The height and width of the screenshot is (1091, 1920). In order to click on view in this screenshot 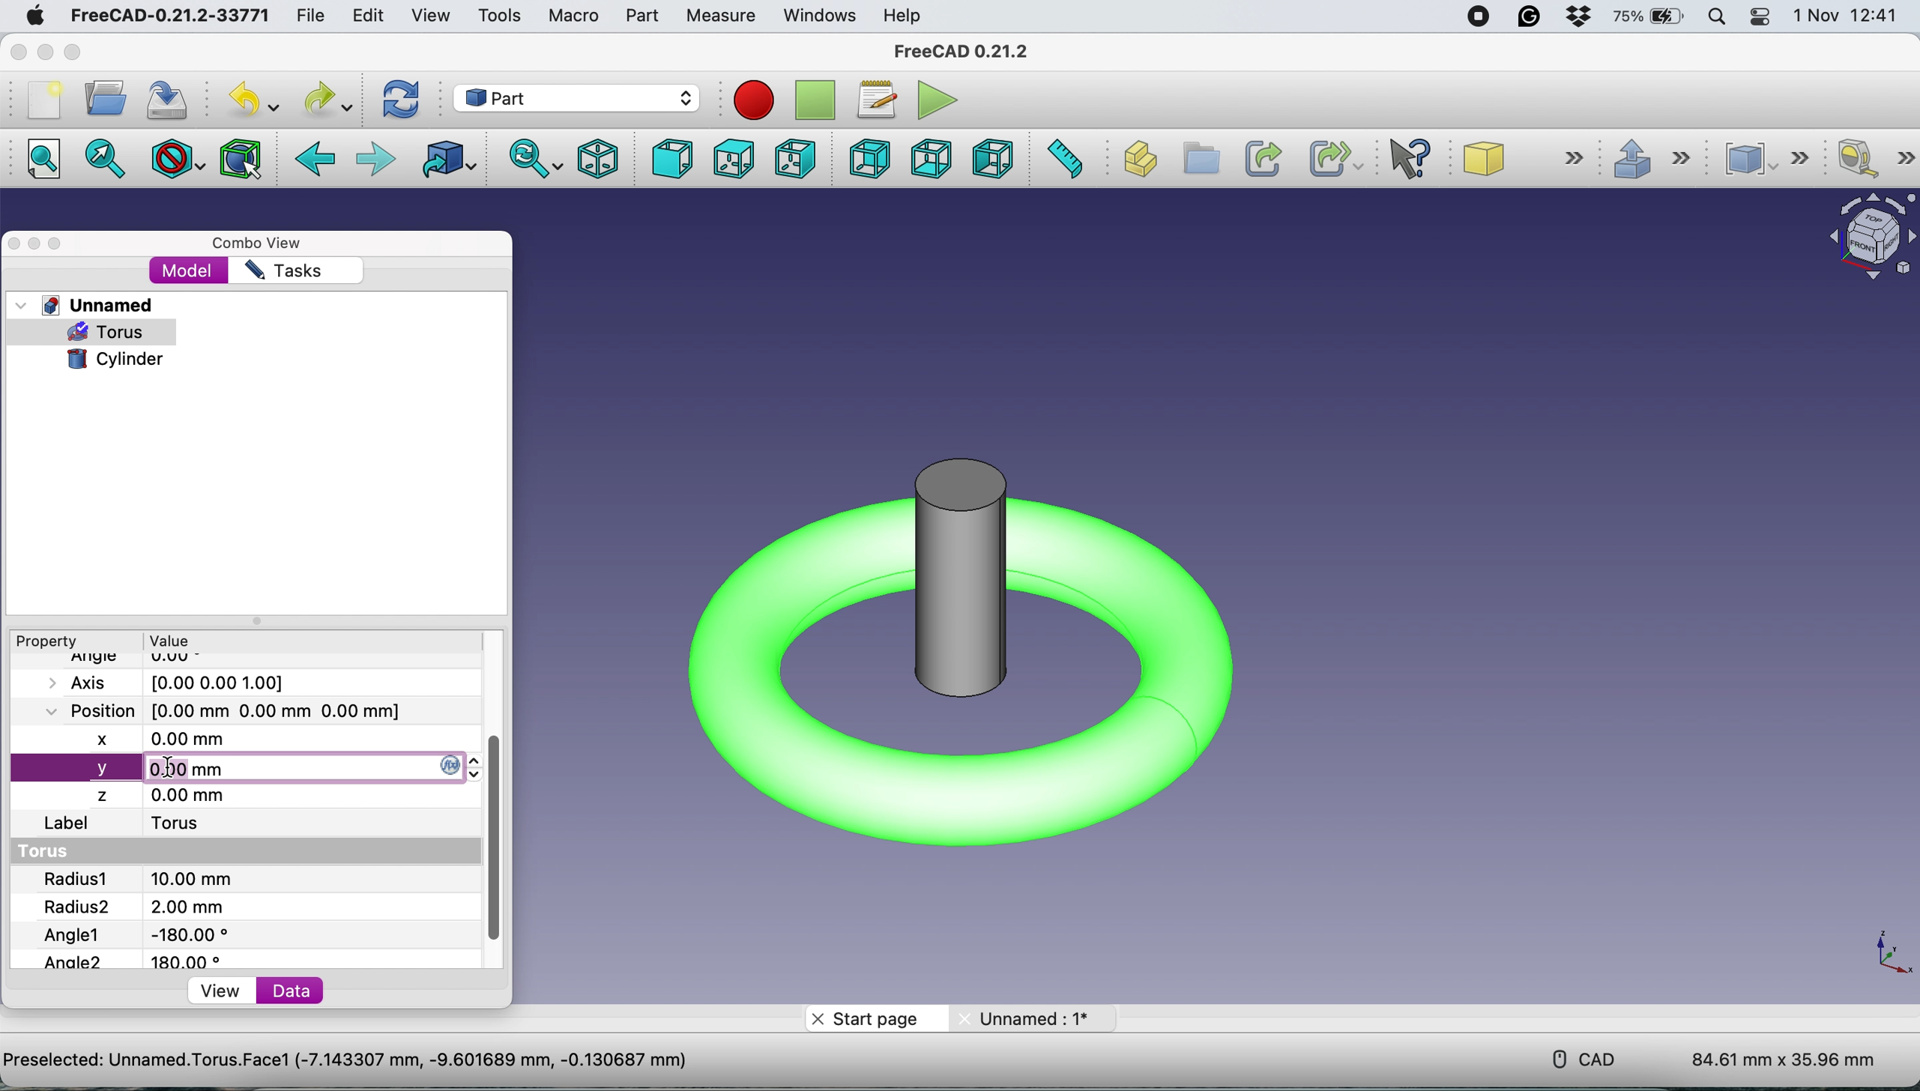, I will do `click(221, 991)`.